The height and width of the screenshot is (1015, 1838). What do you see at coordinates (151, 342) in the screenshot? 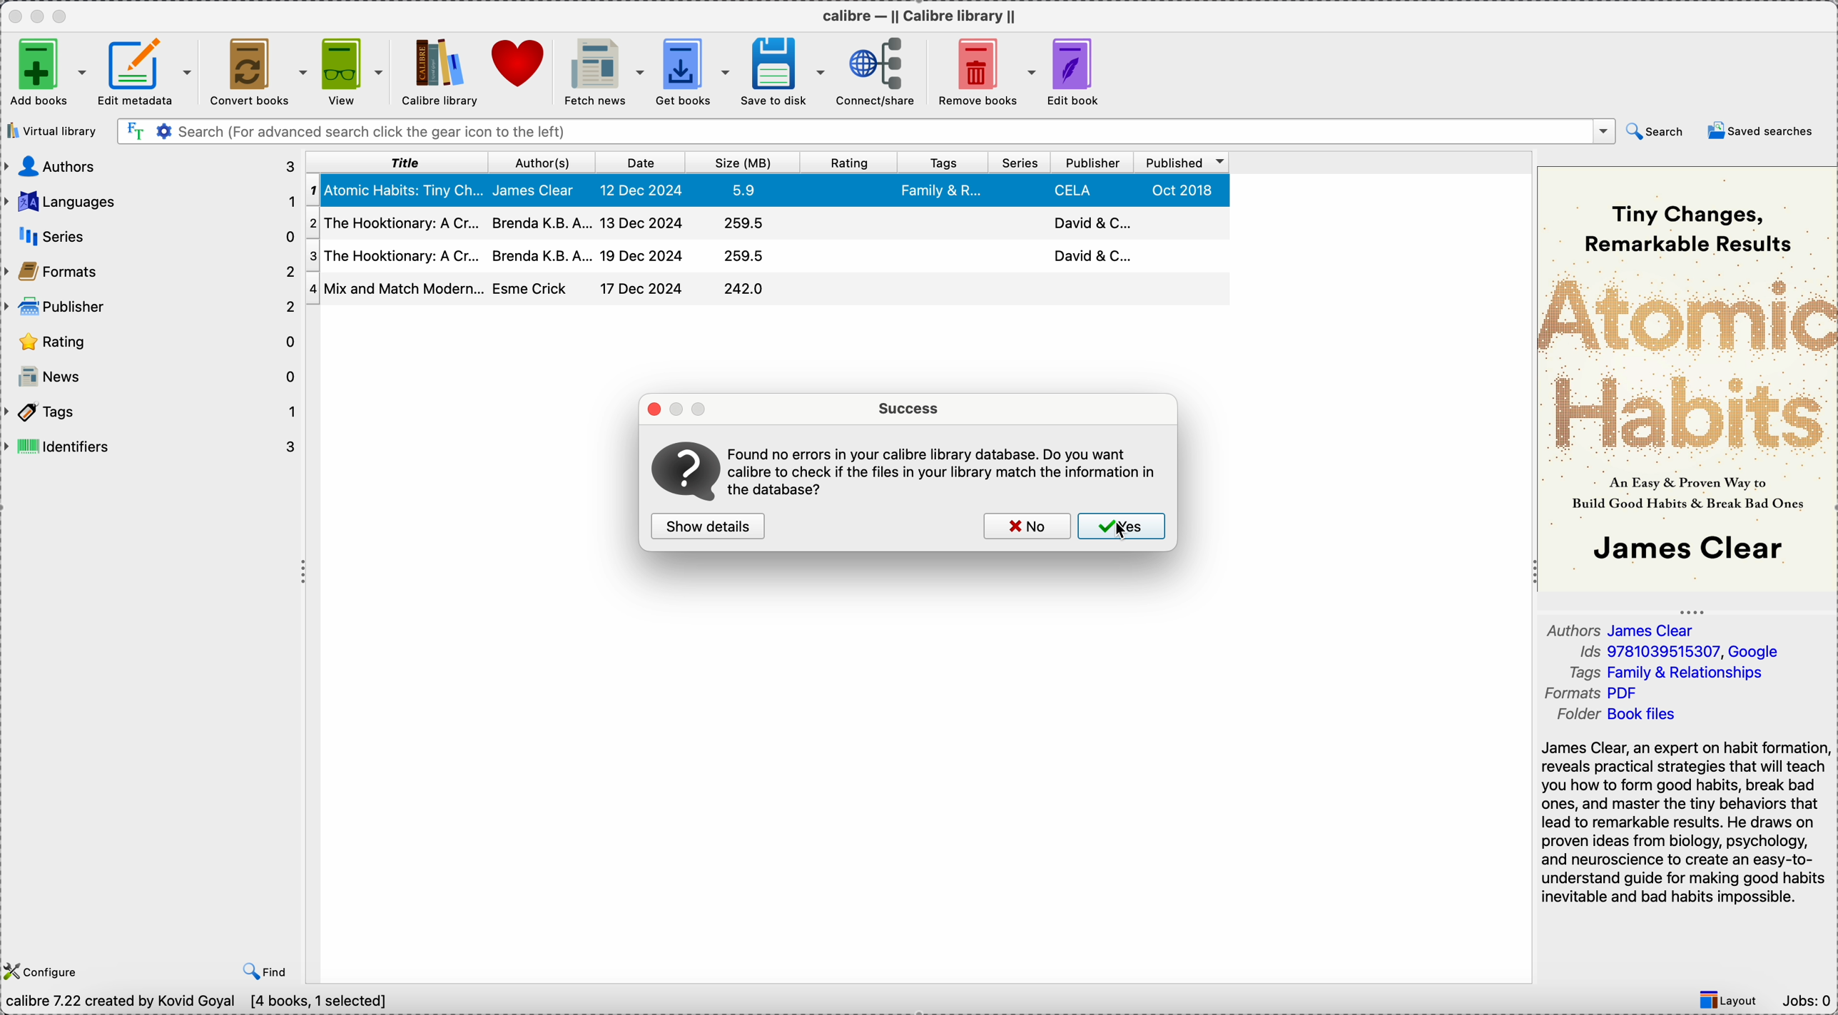
I see `rating` at bounding box center [151, 342].